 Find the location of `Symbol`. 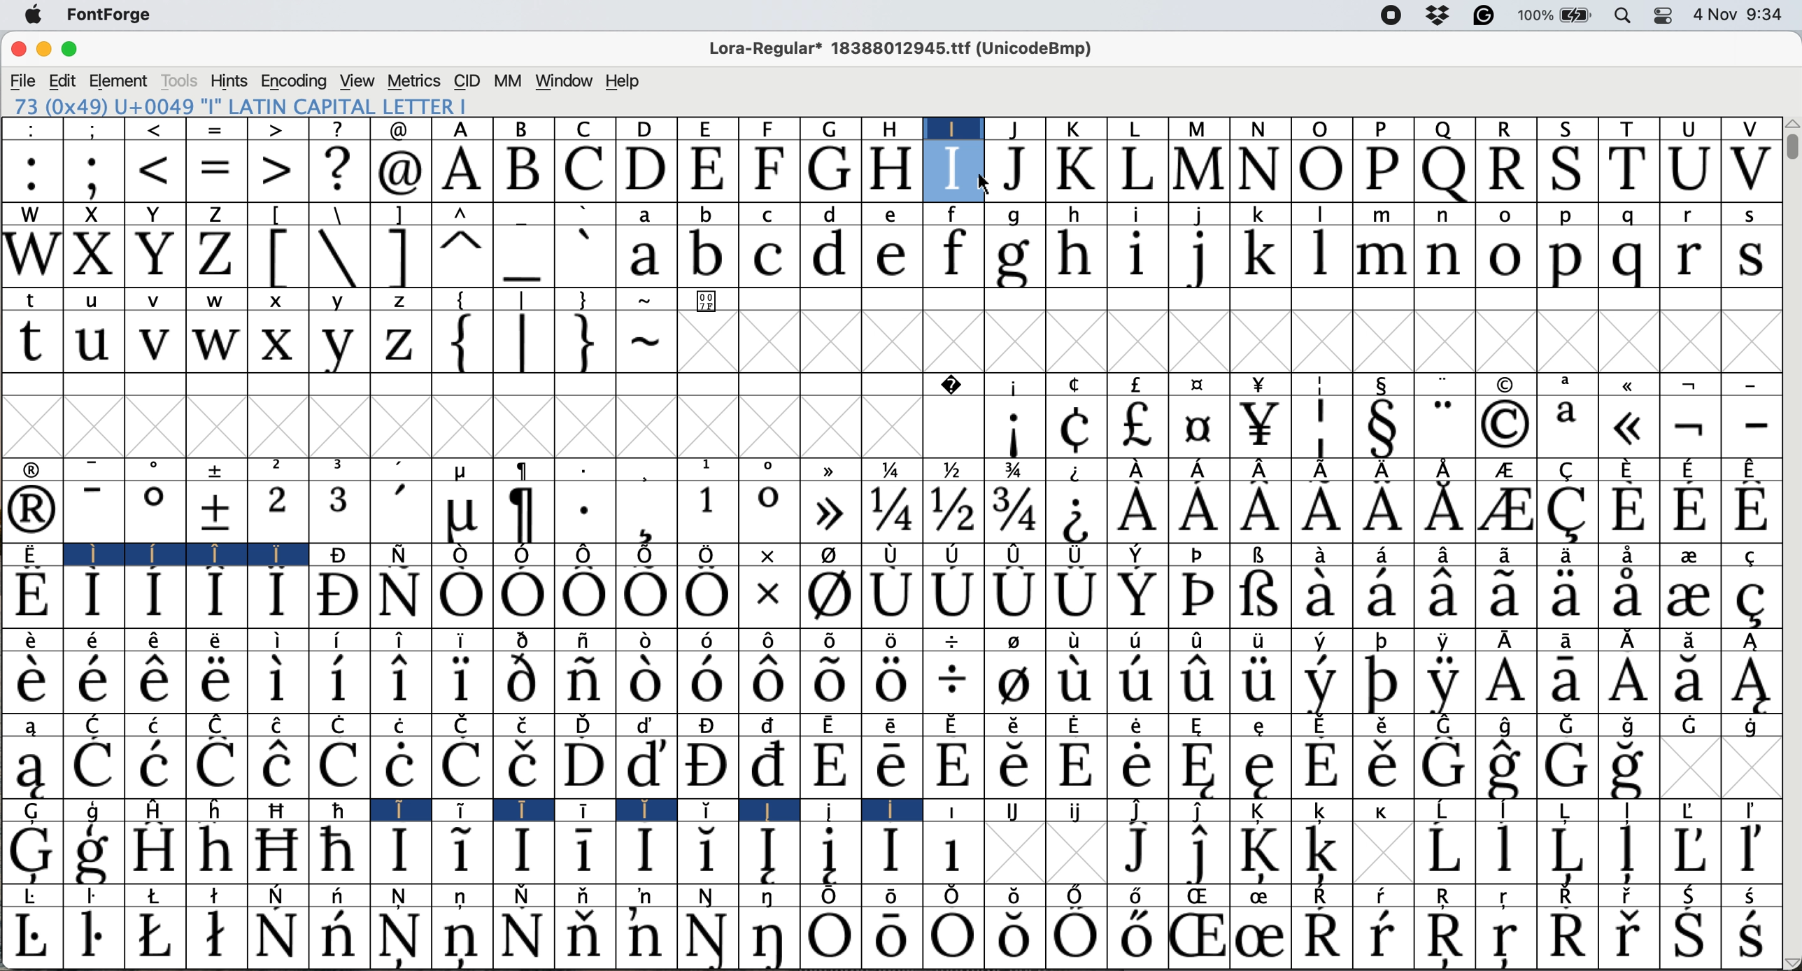

Symbol is located at coordinates (217, 766).